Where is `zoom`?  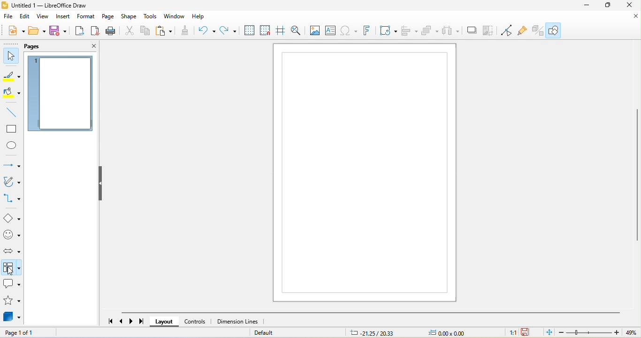
zoom is located at coordinates (590, 332).